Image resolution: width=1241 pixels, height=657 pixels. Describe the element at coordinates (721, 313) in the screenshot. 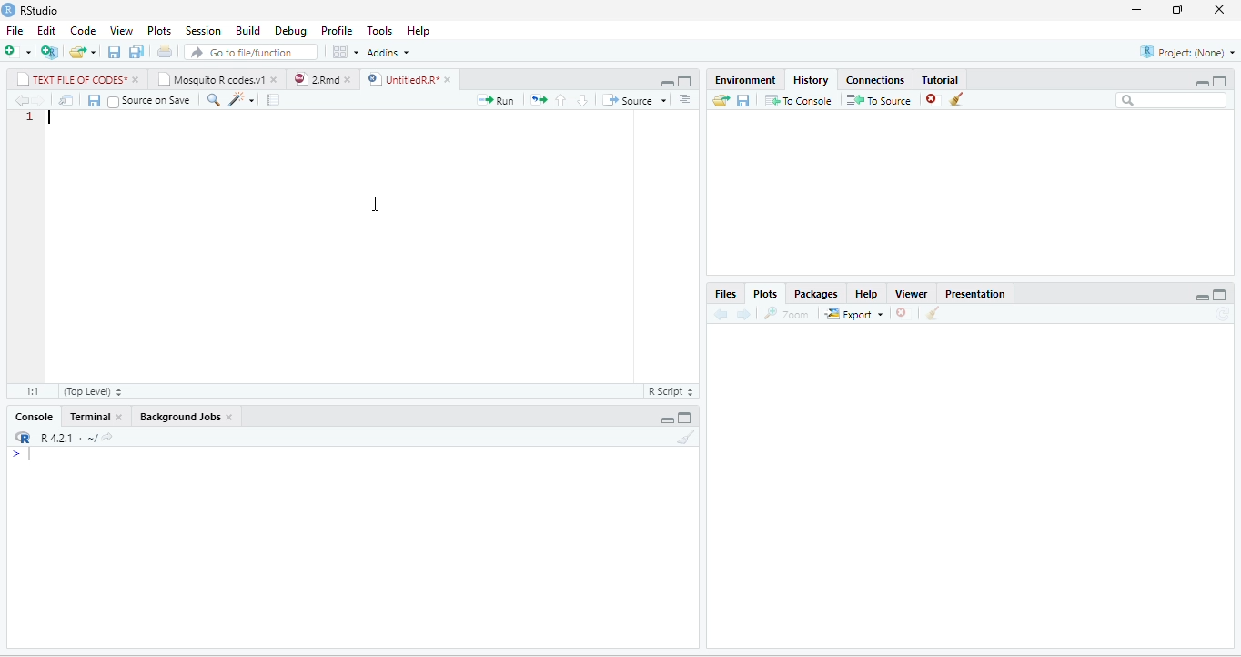

I see `back` at that location.